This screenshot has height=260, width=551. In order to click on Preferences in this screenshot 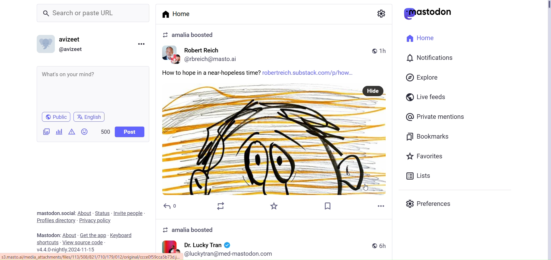, I will do `click(429, 204)`.